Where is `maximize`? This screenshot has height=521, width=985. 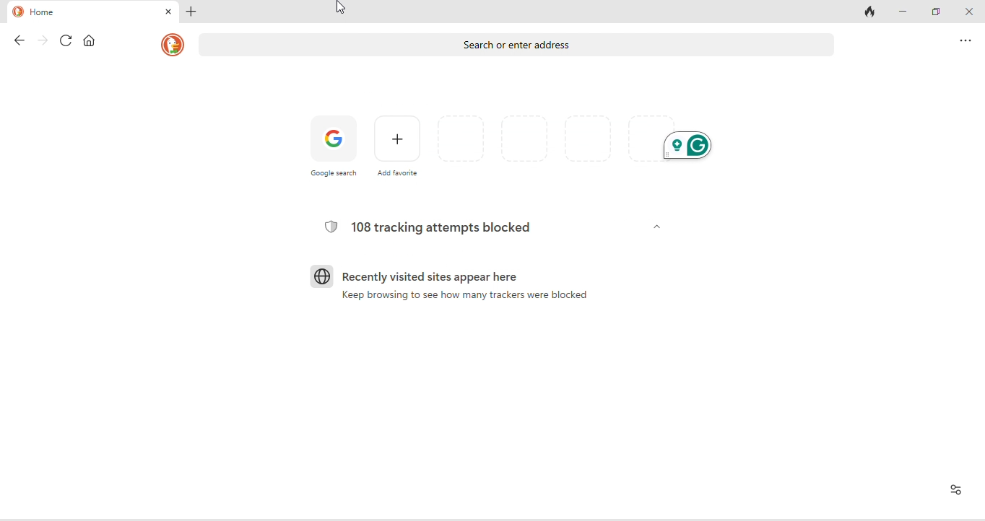
maximize is located at coordinates (934, 12).